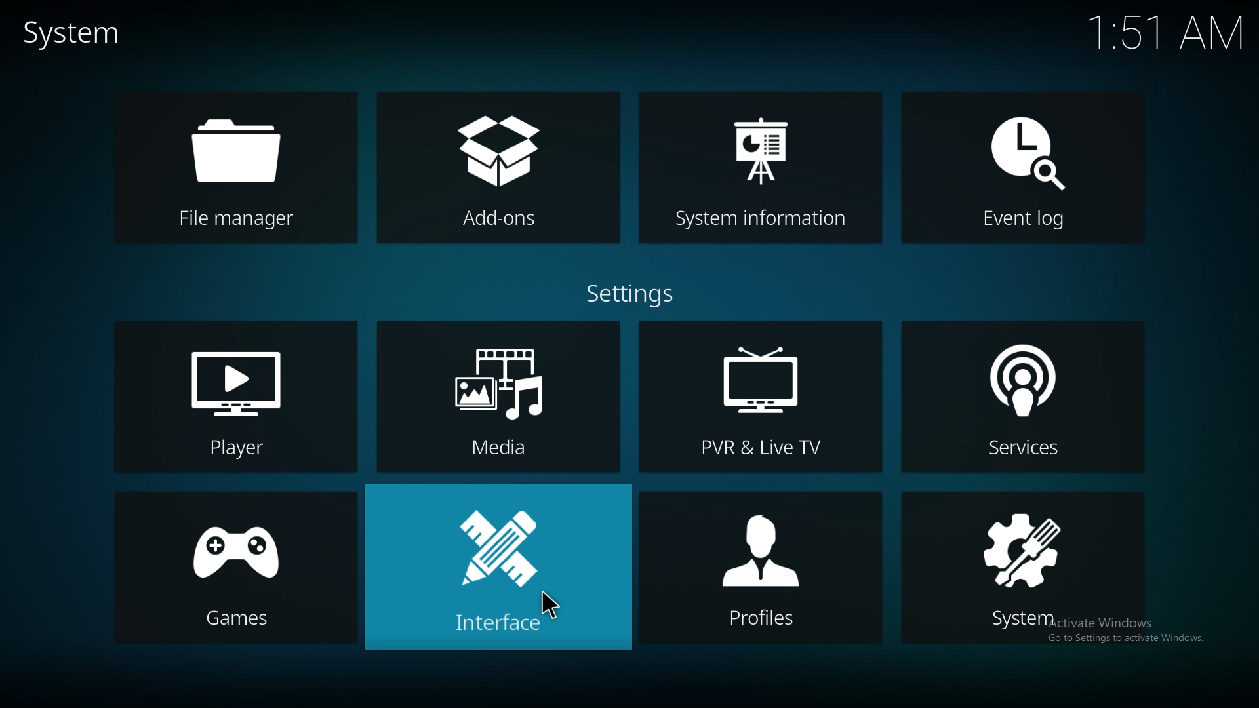  Describe the element at coordinates (1021, 397) in the screenshot. I see `services` at that location.